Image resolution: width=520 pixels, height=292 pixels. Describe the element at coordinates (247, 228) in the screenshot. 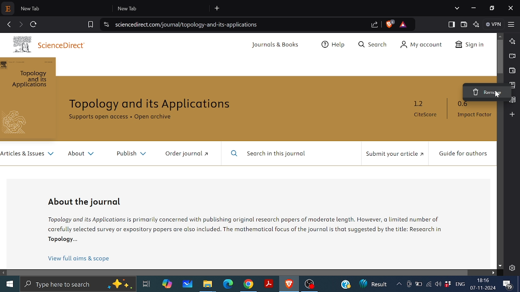

I see `Information on topology` at that location.